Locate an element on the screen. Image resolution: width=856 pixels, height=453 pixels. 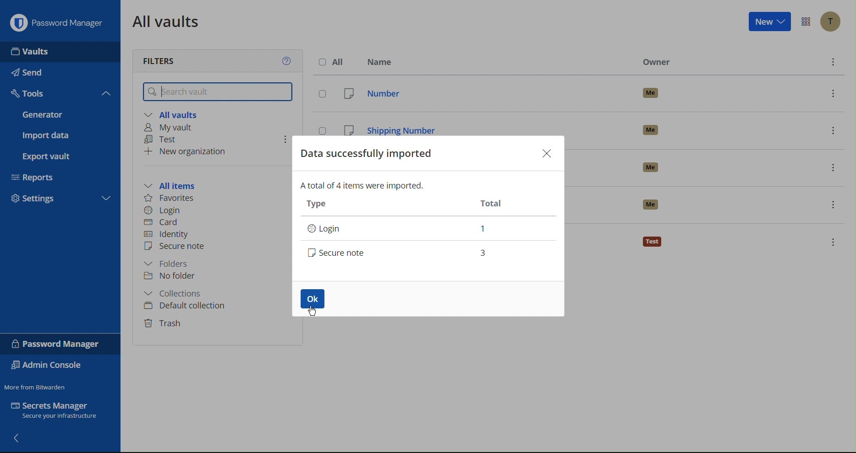
Password Manager is located at coordinates (56, 22).